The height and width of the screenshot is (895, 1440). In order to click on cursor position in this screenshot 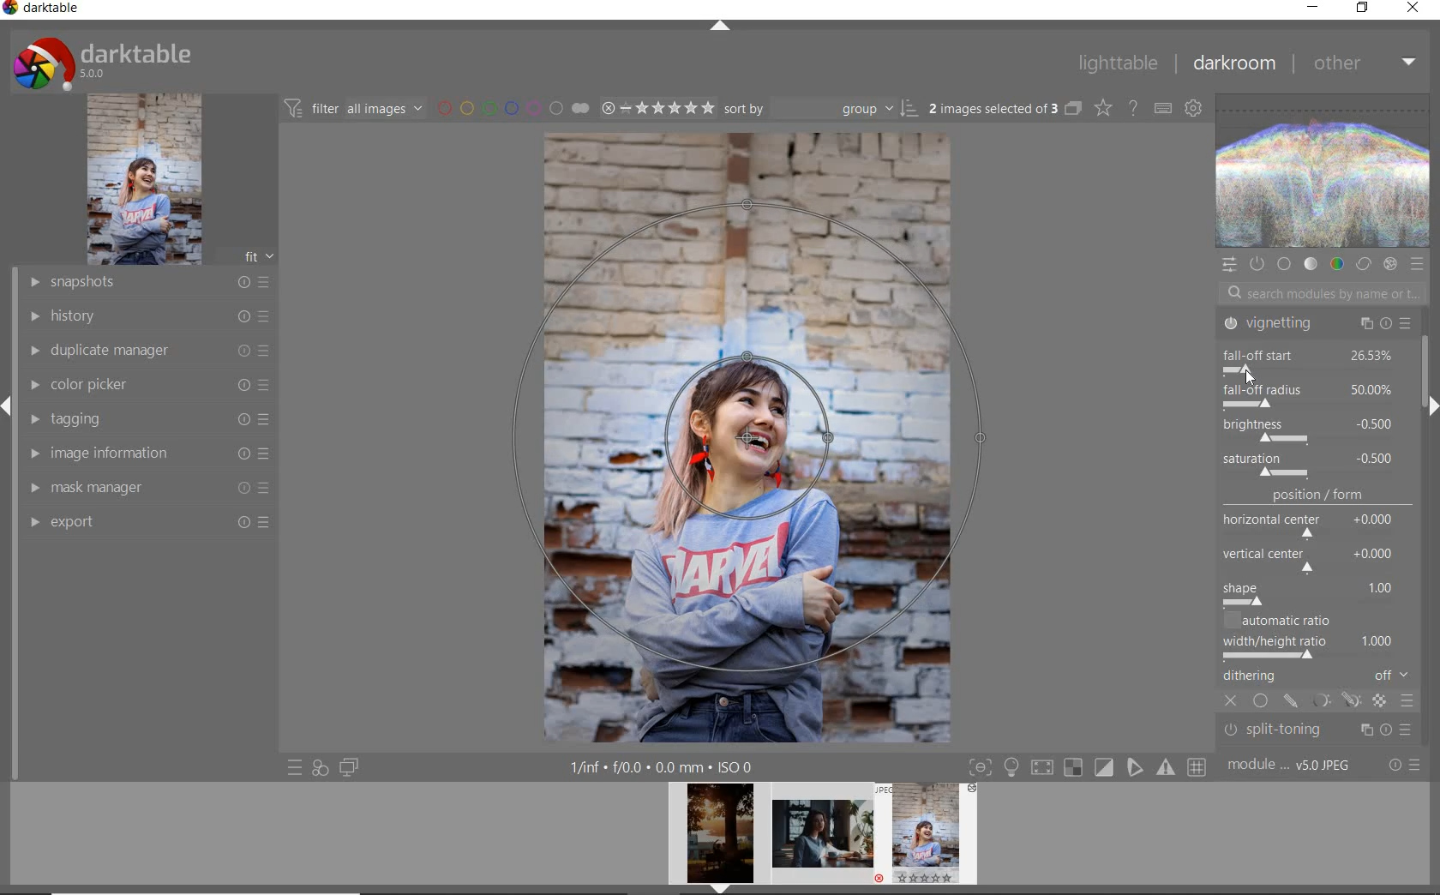, I will do `click(1251, 375)`.